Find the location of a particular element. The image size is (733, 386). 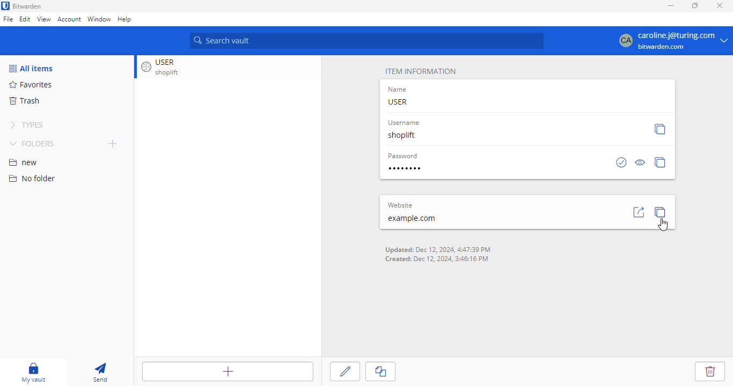

copy password is located at coordinates (660, 162).